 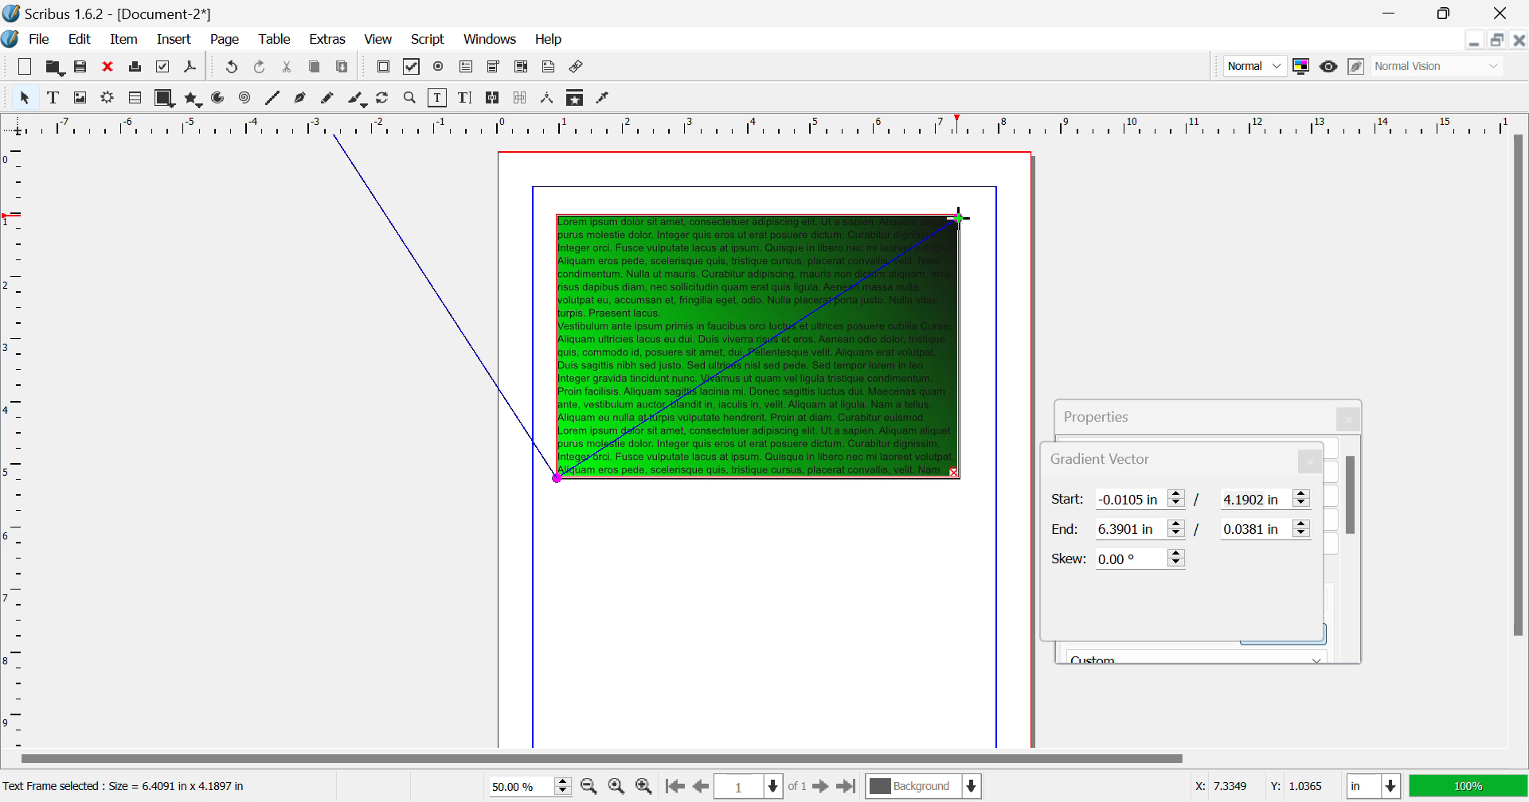 I want to click on Extras, so click(x=326, y=40).